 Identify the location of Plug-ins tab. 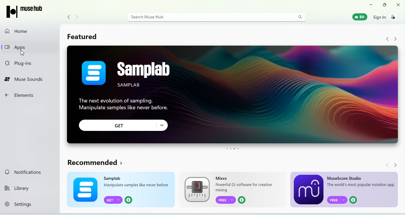
(24, 63).